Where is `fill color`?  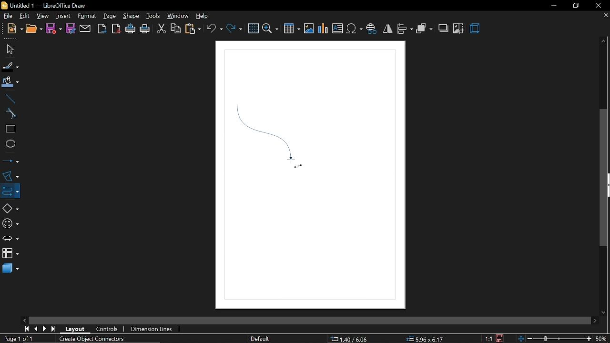 fill color is located at coordinates (10, 82).